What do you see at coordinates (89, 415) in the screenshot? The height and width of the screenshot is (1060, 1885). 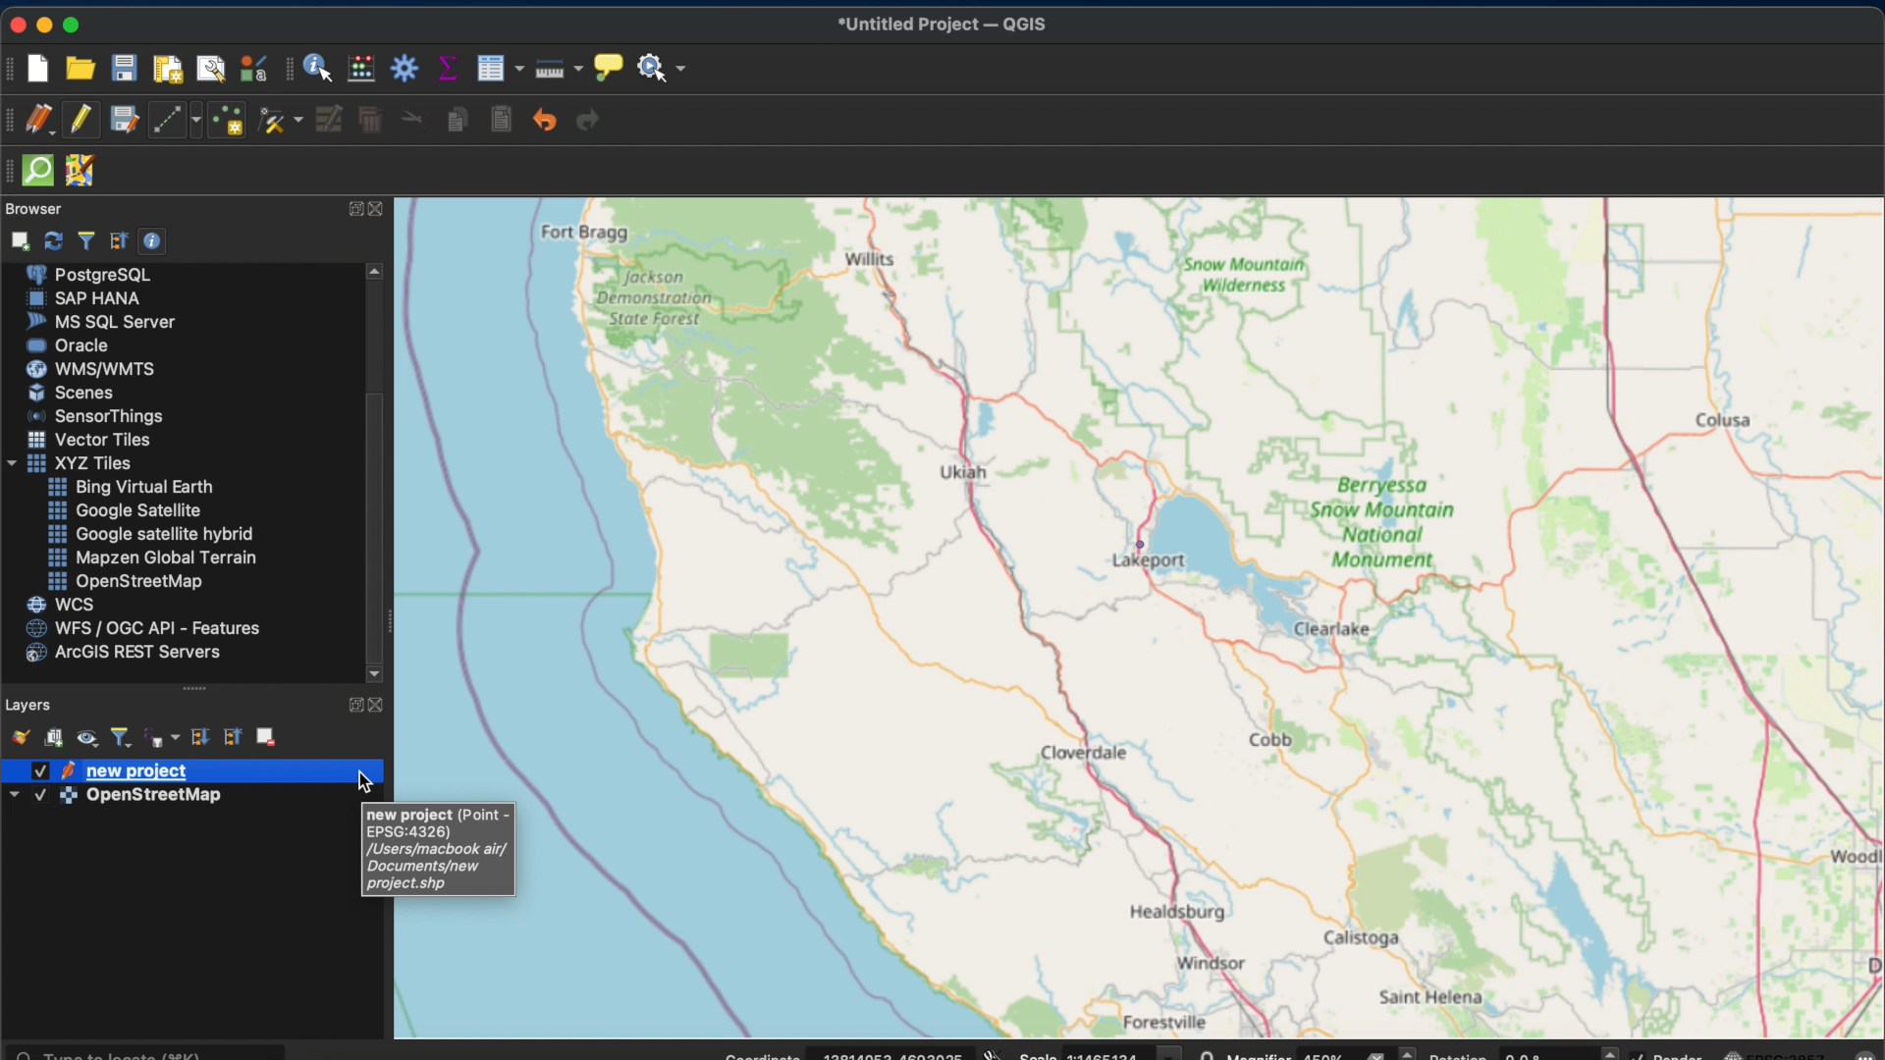 I see `sensor. things` at bounding box center [89, 415].